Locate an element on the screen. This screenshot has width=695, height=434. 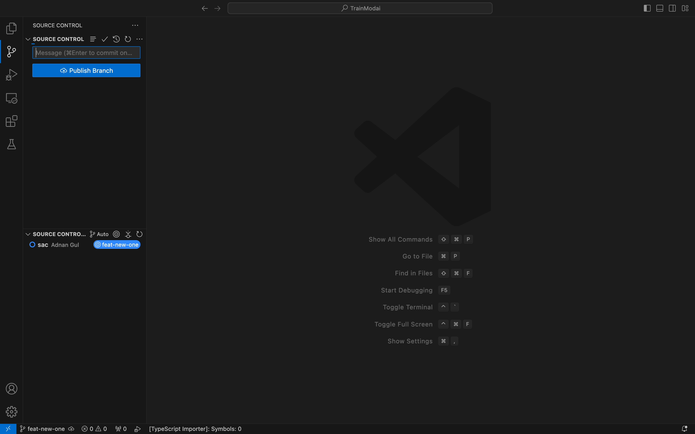
 is located at coordinates (136, 25).